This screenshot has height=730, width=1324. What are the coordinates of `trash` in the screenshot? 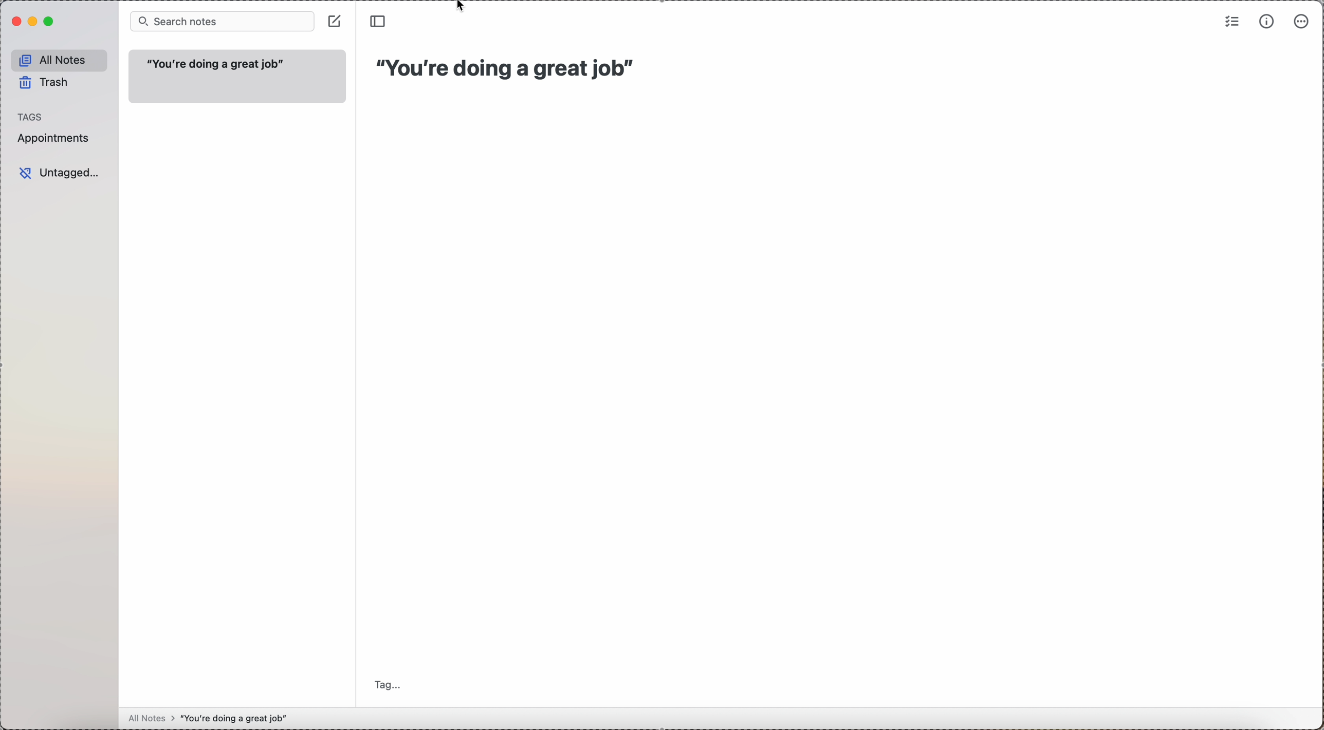 It's located at (46, 85).